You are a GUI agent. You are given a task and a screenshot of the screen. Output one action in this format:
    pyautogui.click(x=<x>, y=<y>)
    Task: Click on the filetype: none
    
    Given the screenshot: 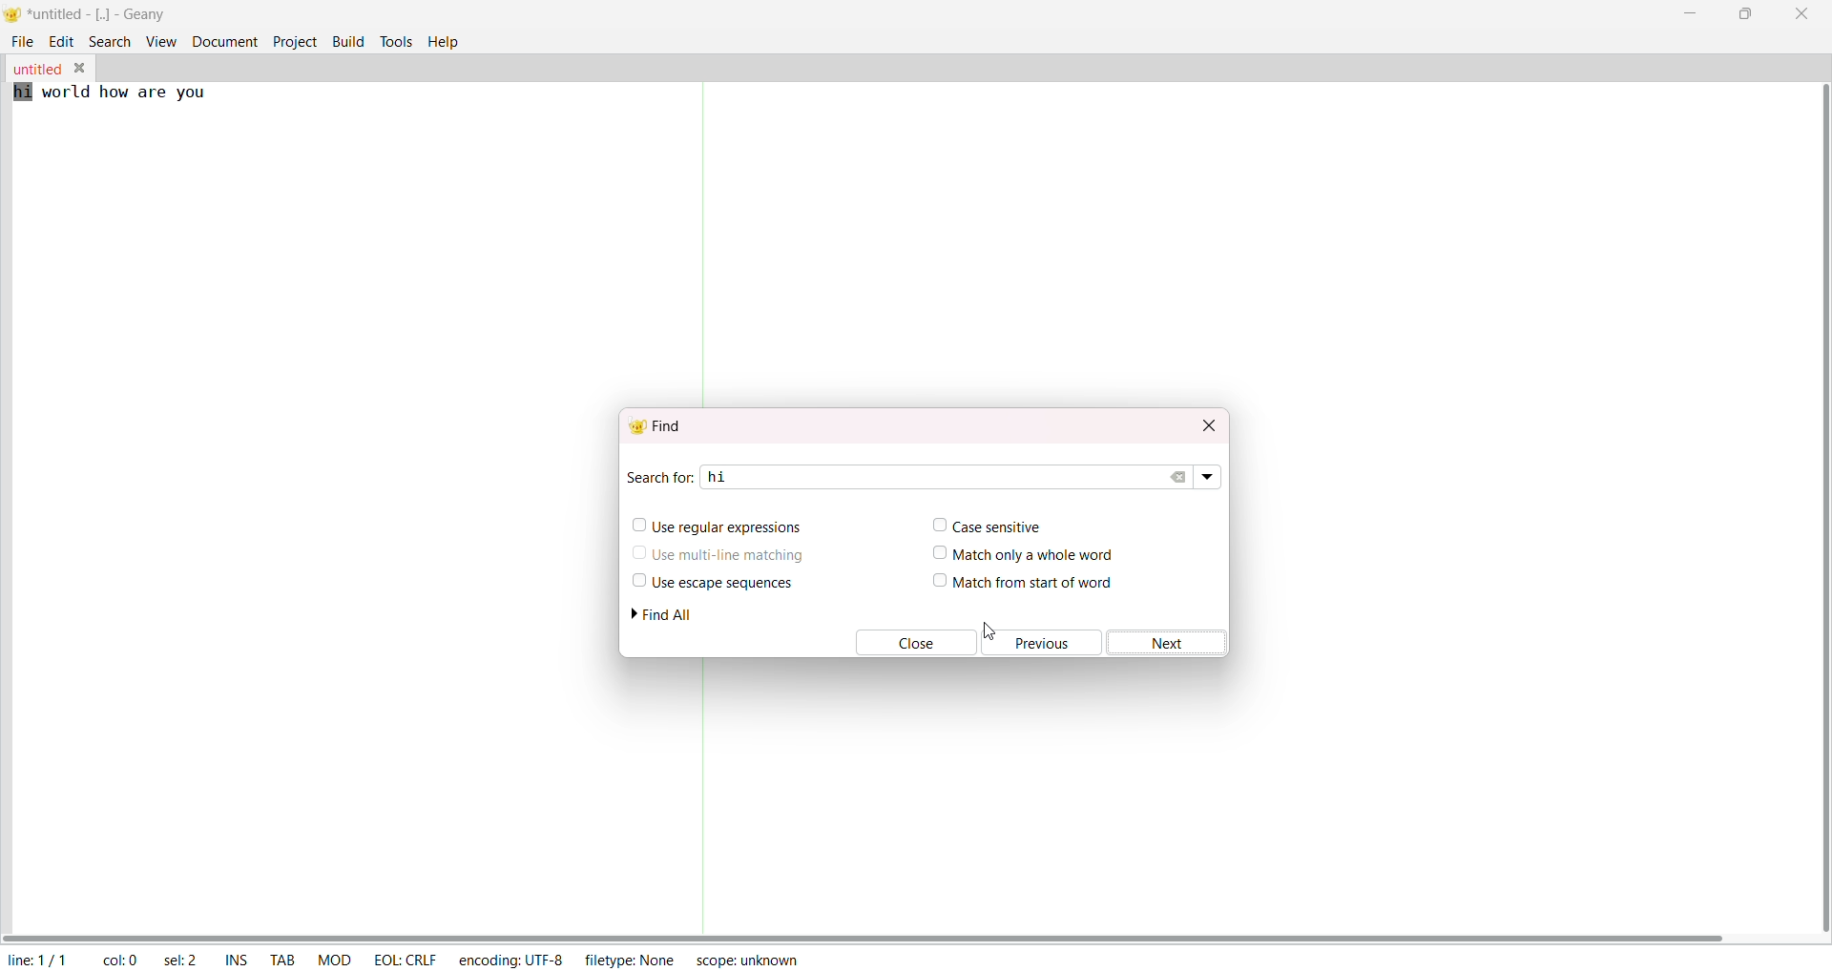 What is the action you would take?
    pyautogui.click(x=629, y=960)
    